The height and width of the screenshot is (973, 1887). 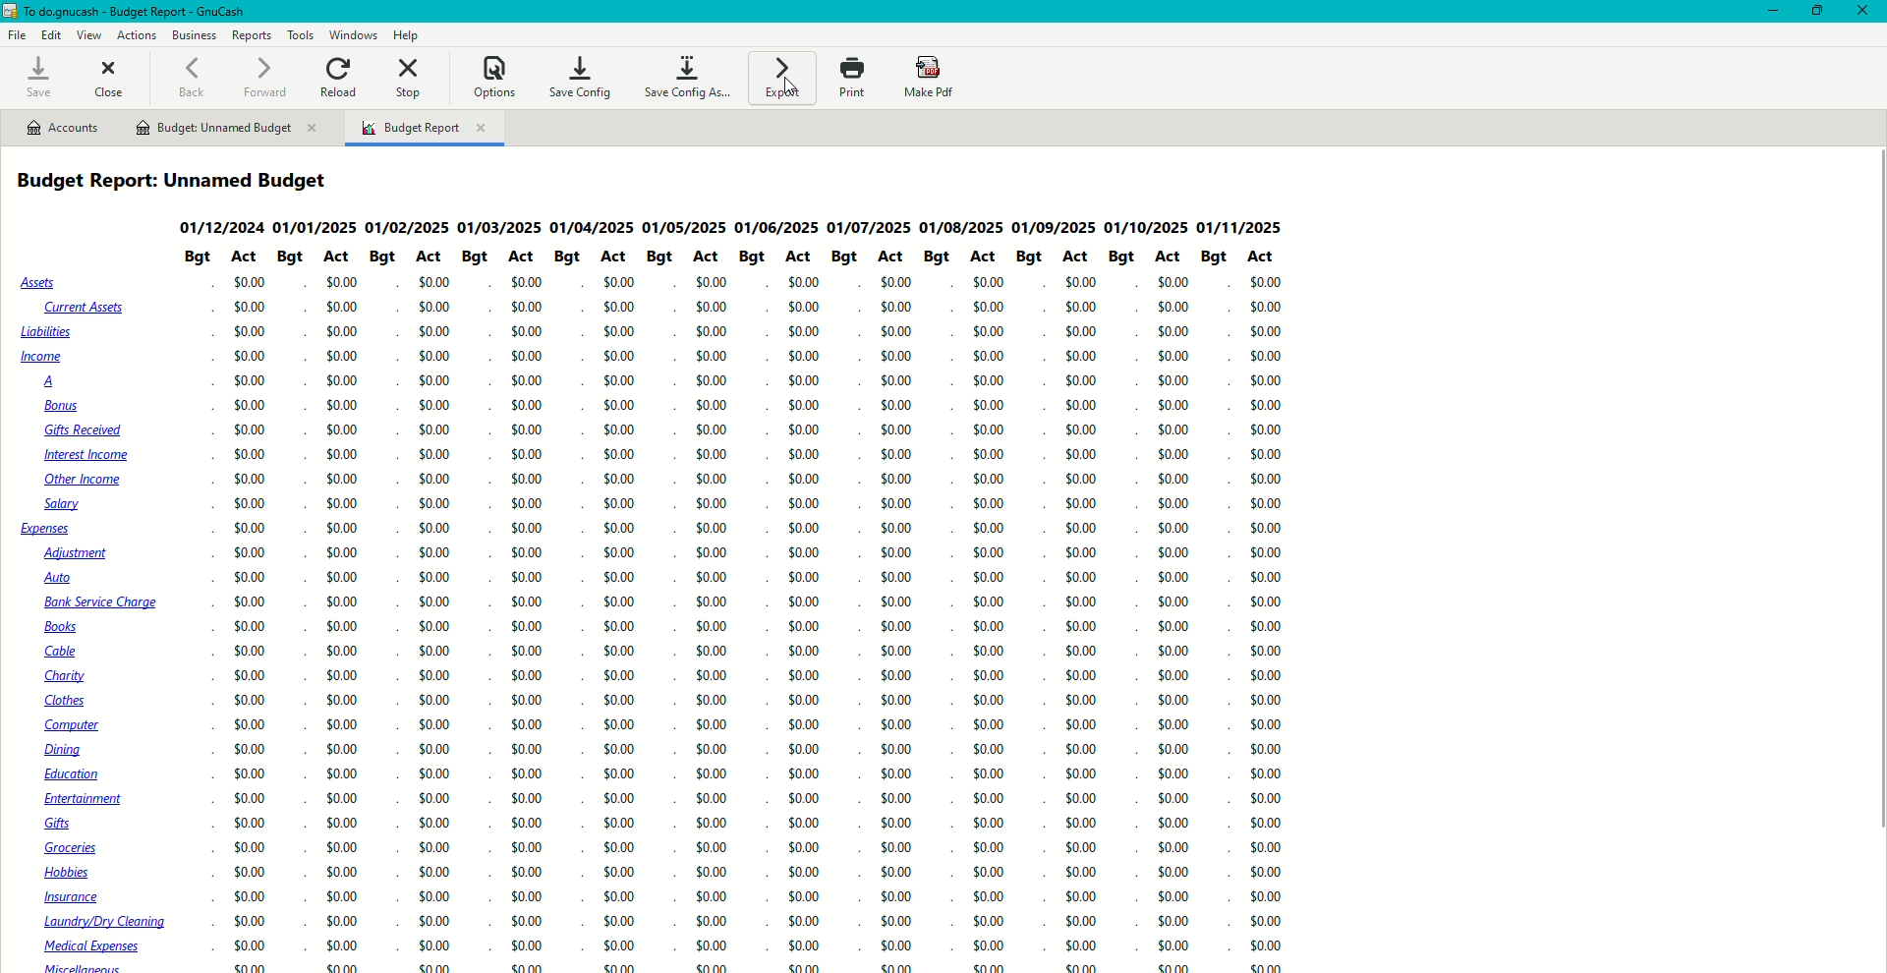 I want to click on $0.00, so click(x=434, y=529).